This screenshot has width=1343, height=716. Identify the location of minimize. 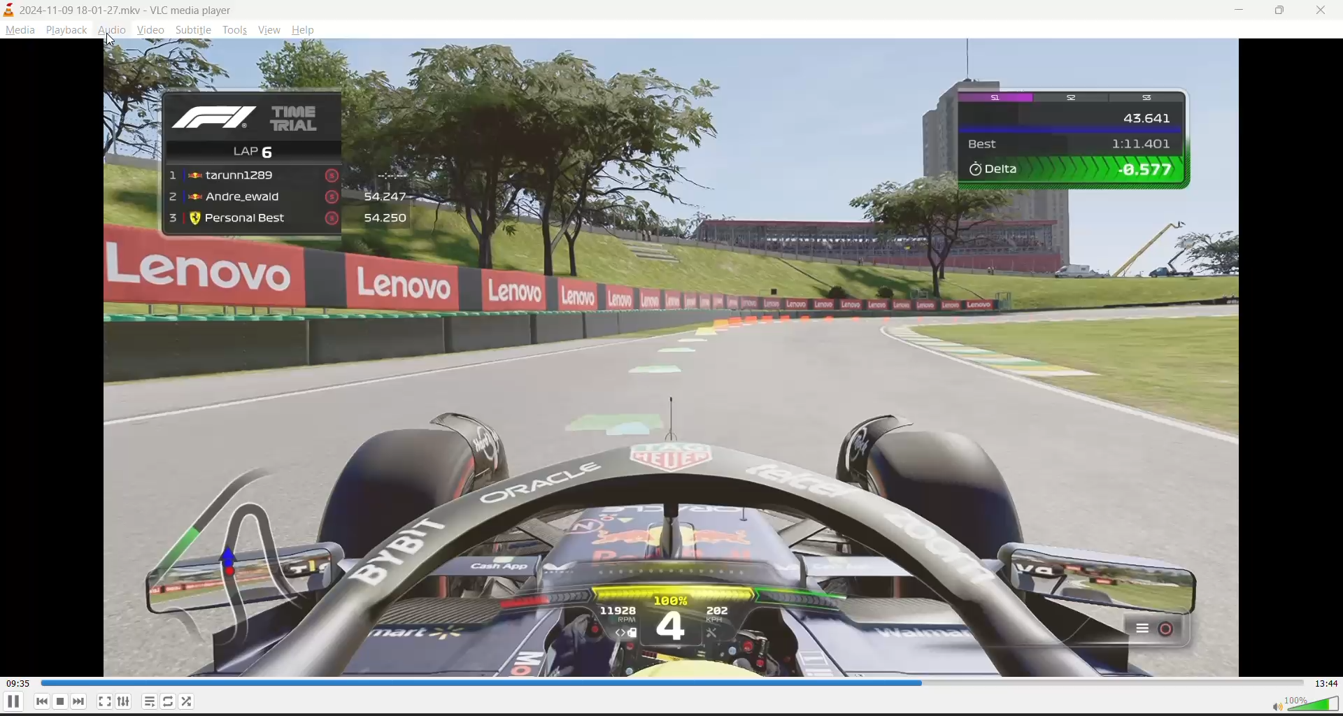
(1245, 10).